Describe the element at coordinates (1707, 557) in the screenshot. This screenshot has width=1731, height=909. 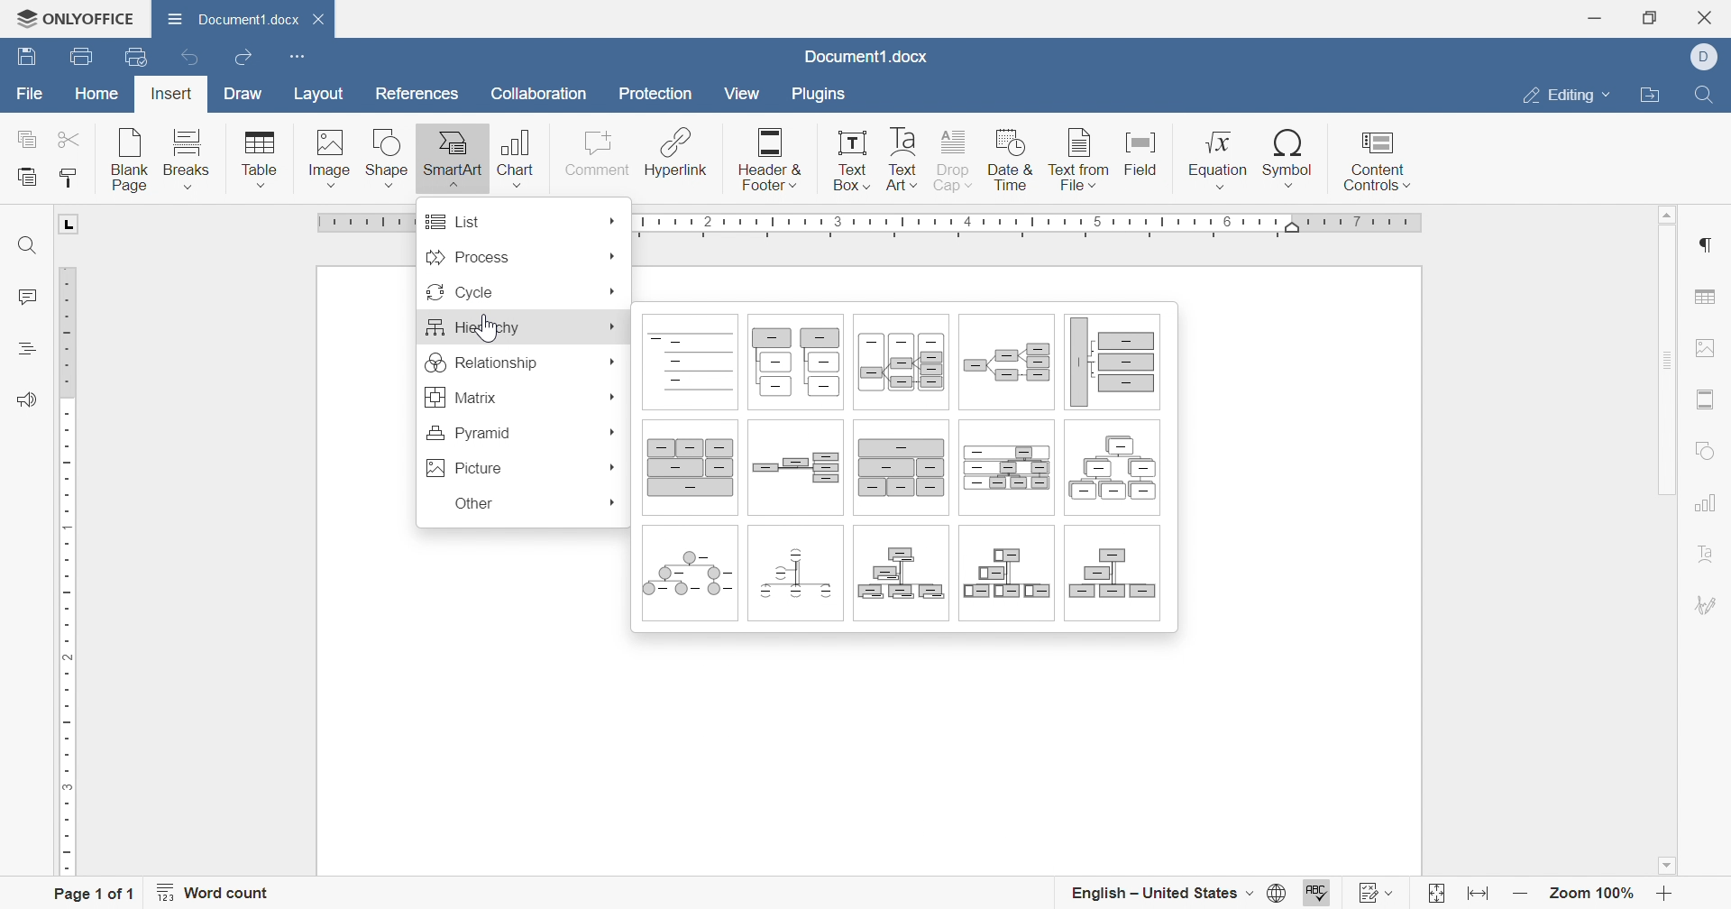
I see `Text art settings` at that location.